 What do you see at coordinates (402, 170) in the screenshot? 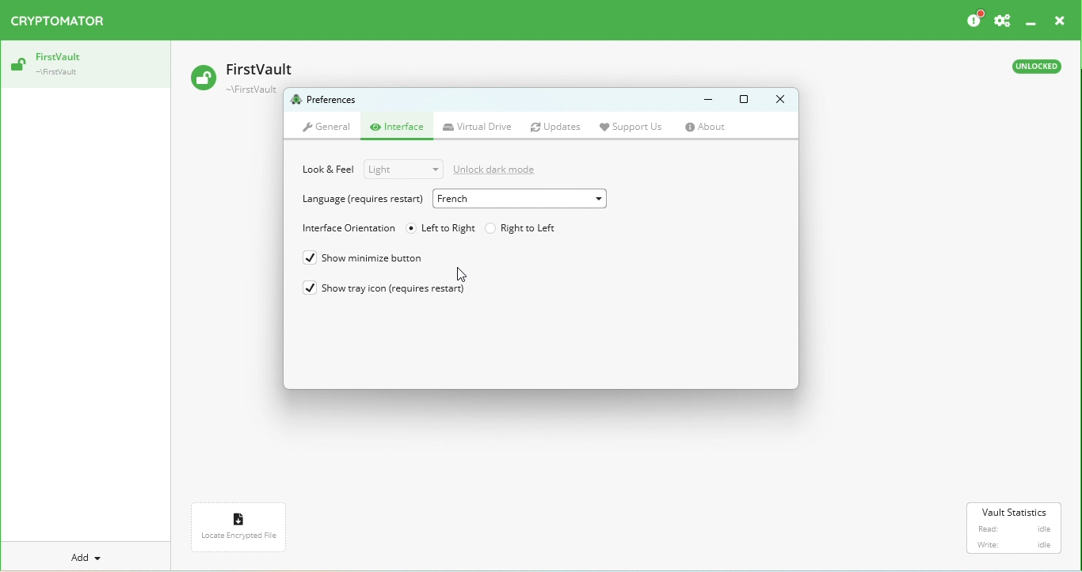
I see `Drop down menu` at bounding box center [402, 170].